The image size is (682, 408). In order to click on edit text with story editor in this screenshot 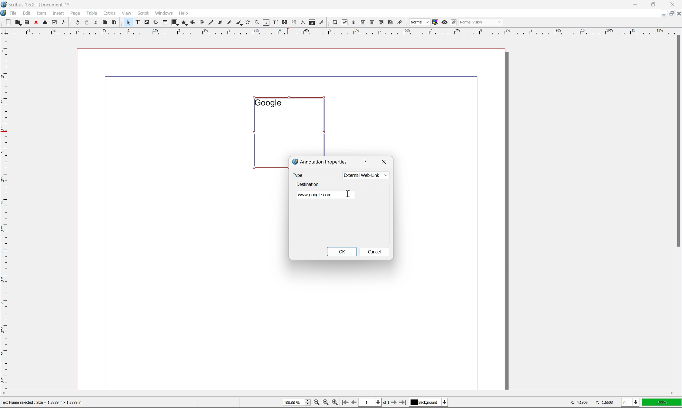, I will do `click(274, 22)`.